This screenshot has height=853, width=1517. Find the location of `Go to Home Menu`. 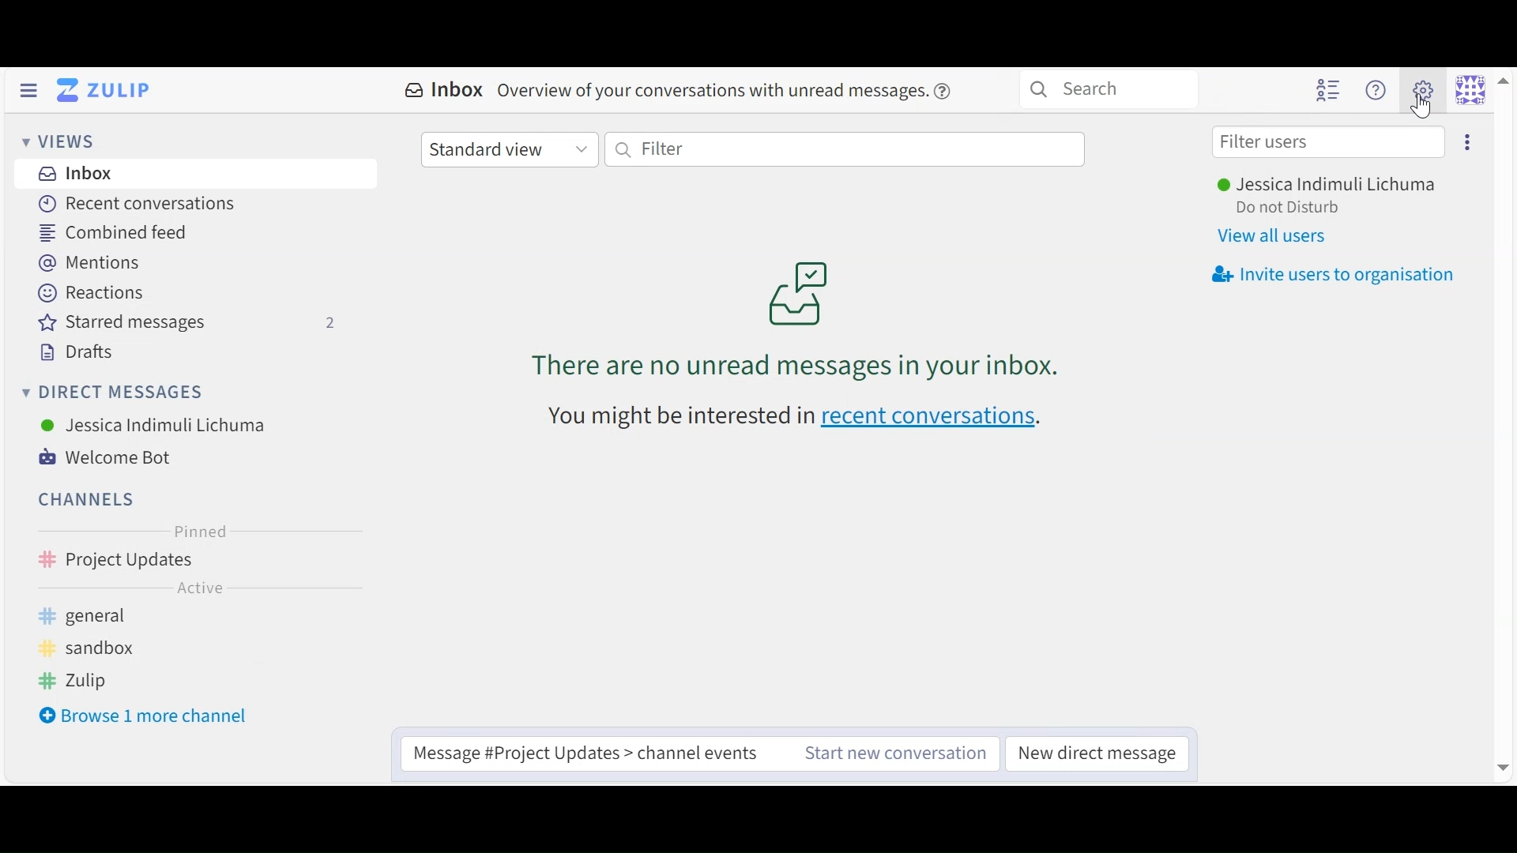

Go to Home Menu is located at coordinates (105, 90).